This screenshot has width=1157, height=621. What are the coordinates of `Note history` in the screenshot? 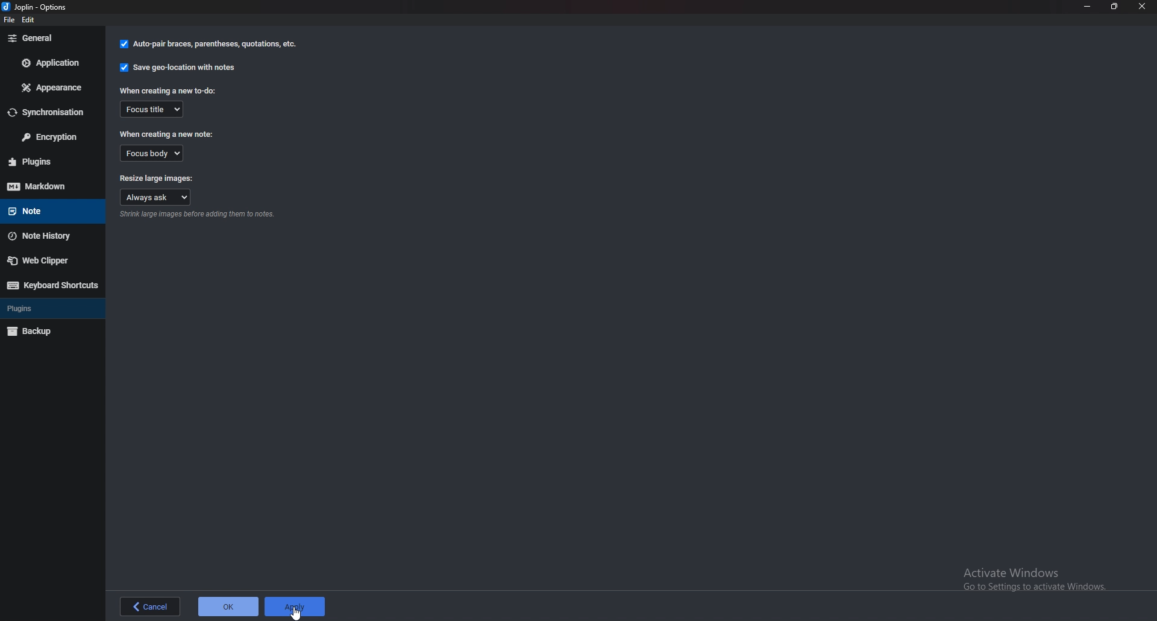 It's located at (48, 236).